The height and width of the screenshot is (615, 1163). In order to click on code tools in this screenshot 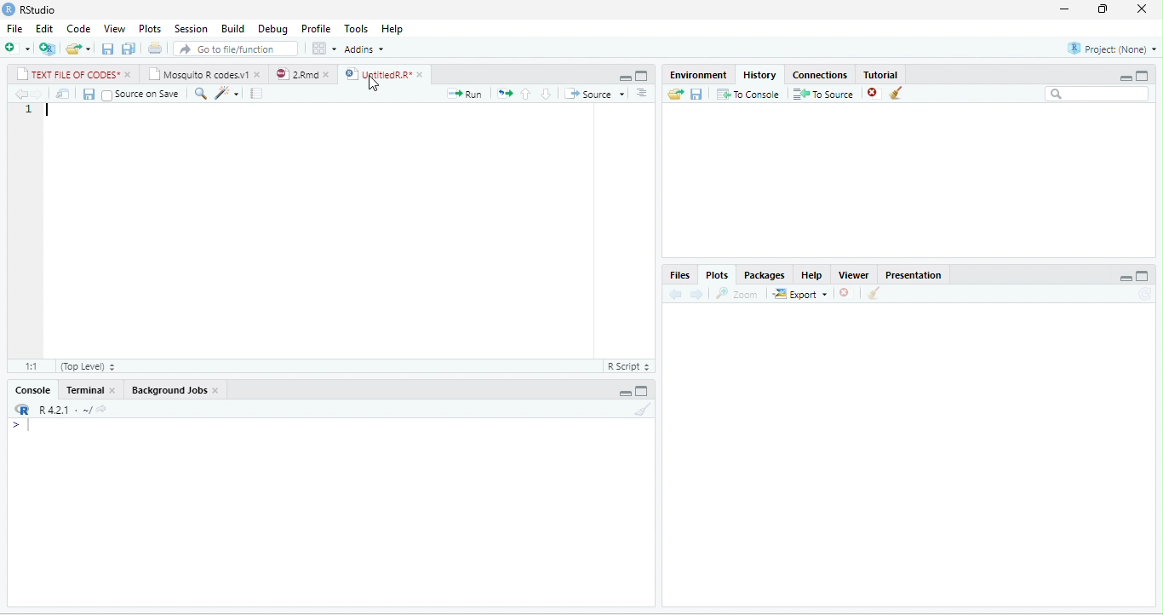, I will do `click(227, 93)`.